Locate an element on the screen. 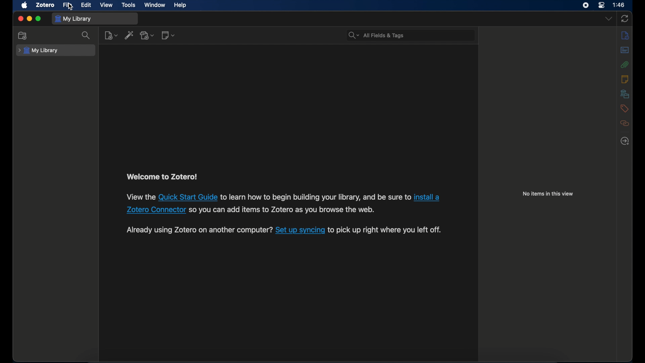  search is located at coordinates (87, 35).